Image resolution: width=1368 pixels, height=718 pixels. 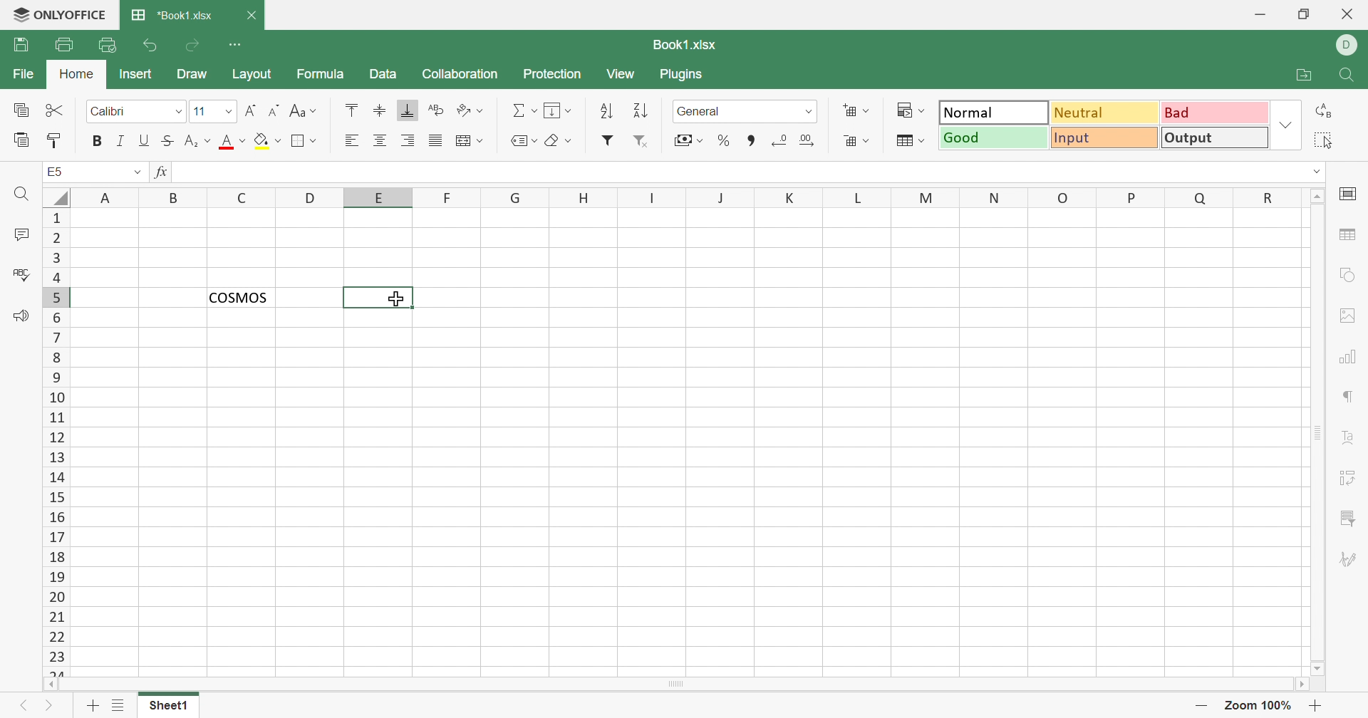 I want to click on Accounting style, so click(x=690, y=140).